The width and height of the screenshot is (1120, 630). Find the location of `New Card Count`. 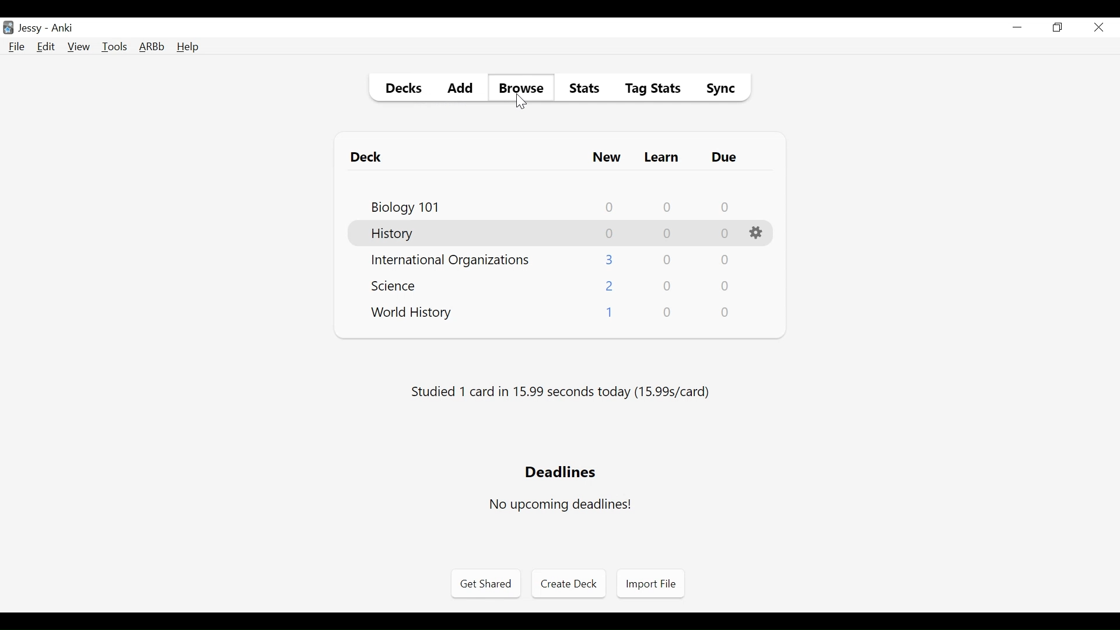

New Card Count is located at coordinates (608, 313).